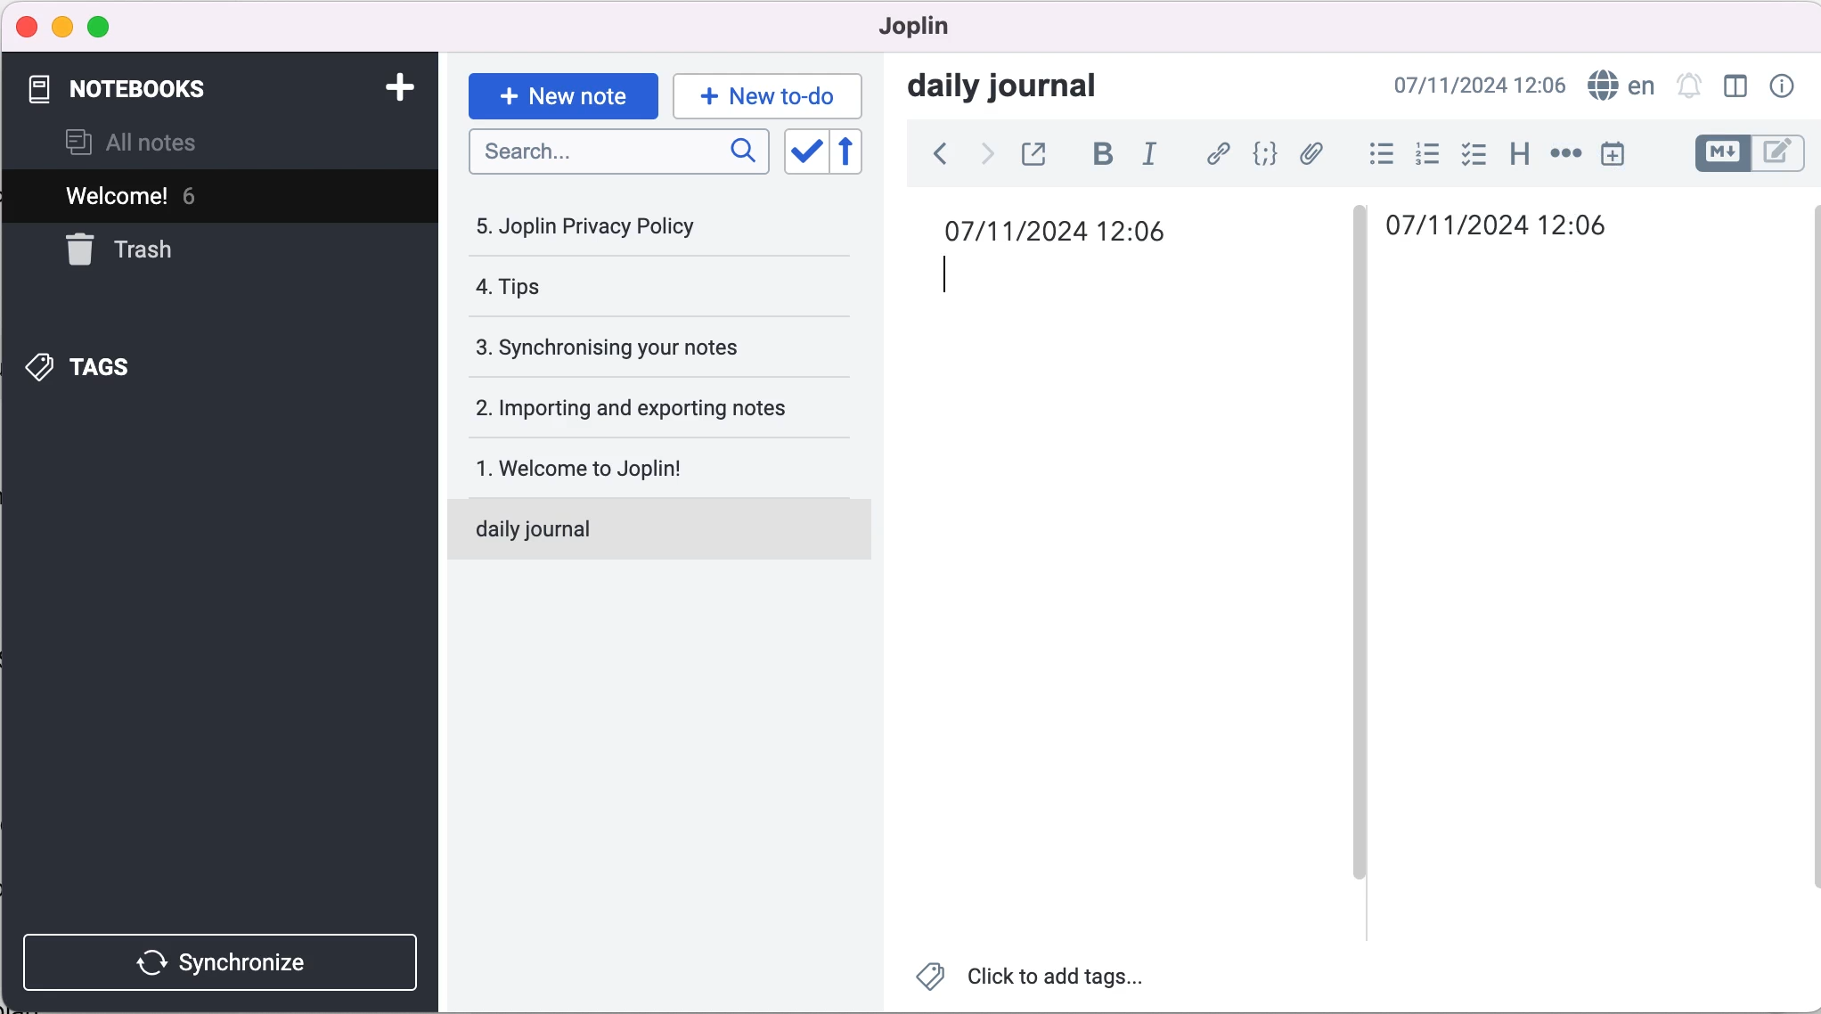 The image size is (1821, 1014). What do you see at coordinates (1518, 153) in the screenshot?
I see `heading` at bounding box center [1518, 153].